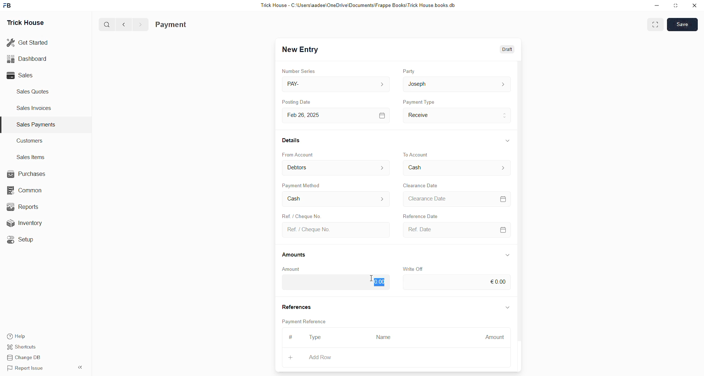  What do you see at coordinates (301, 215) in the screenshot?
I see `Ref. / Cheque No.` at bounding box center [301, 215].